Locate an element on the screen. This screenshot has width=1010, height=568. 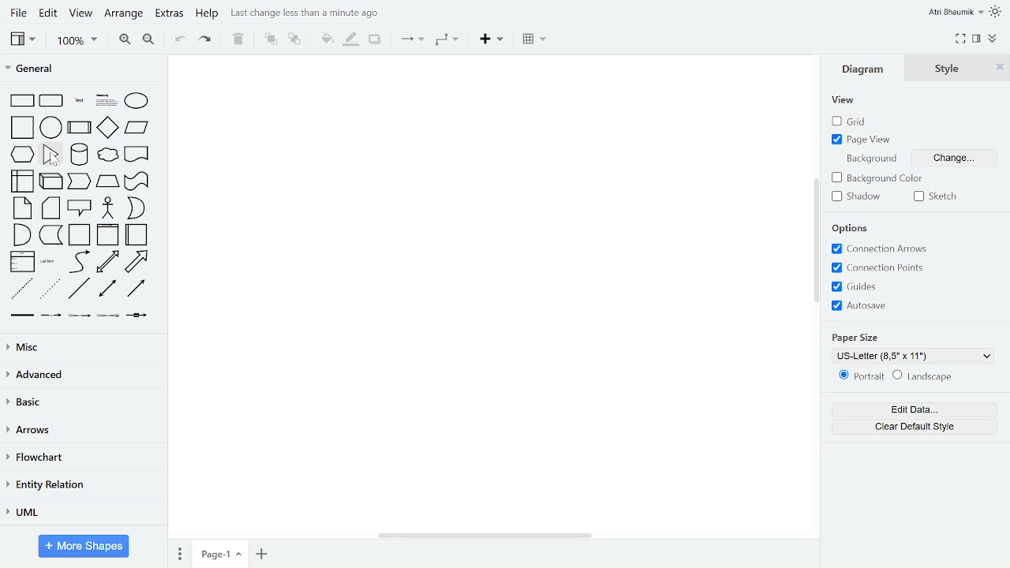
heading is located at coordinates (105, 101).